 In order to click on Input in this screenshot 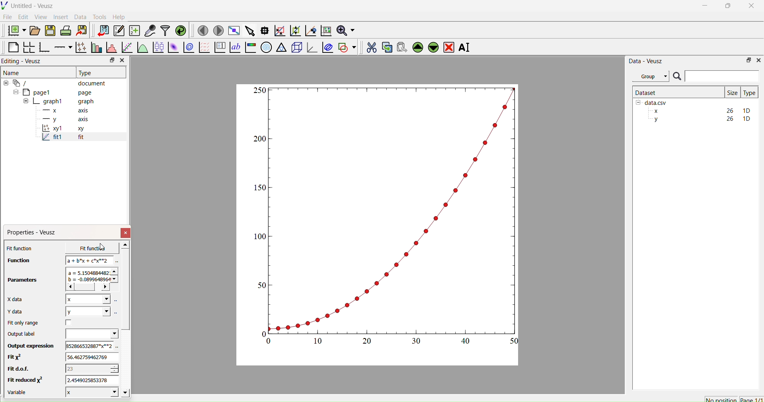, I will do `click(722, 76)`.